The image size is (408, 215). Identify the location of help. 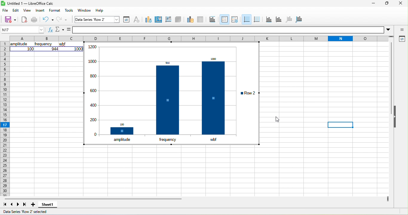
(98, 11).